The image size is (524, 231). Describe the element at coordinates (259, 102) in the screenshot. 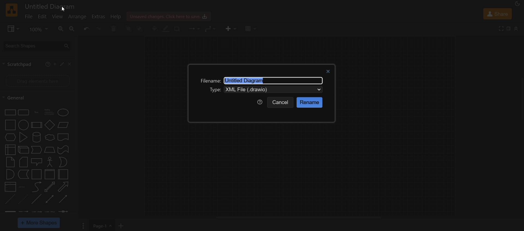

I see `help` at that location.